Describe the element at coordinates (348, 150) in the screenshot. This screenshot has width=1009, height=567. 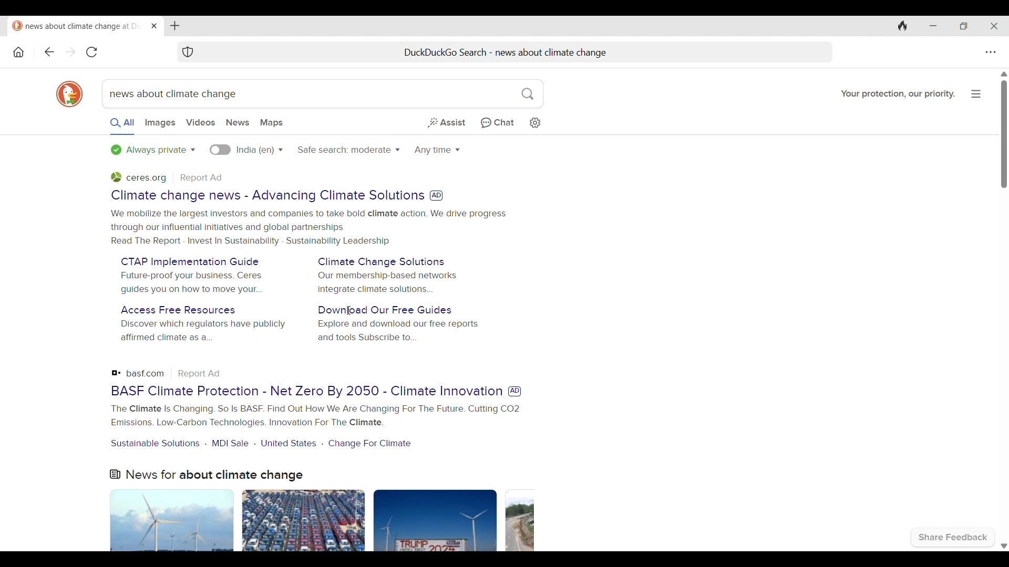
I see `Safe search options` at that location.